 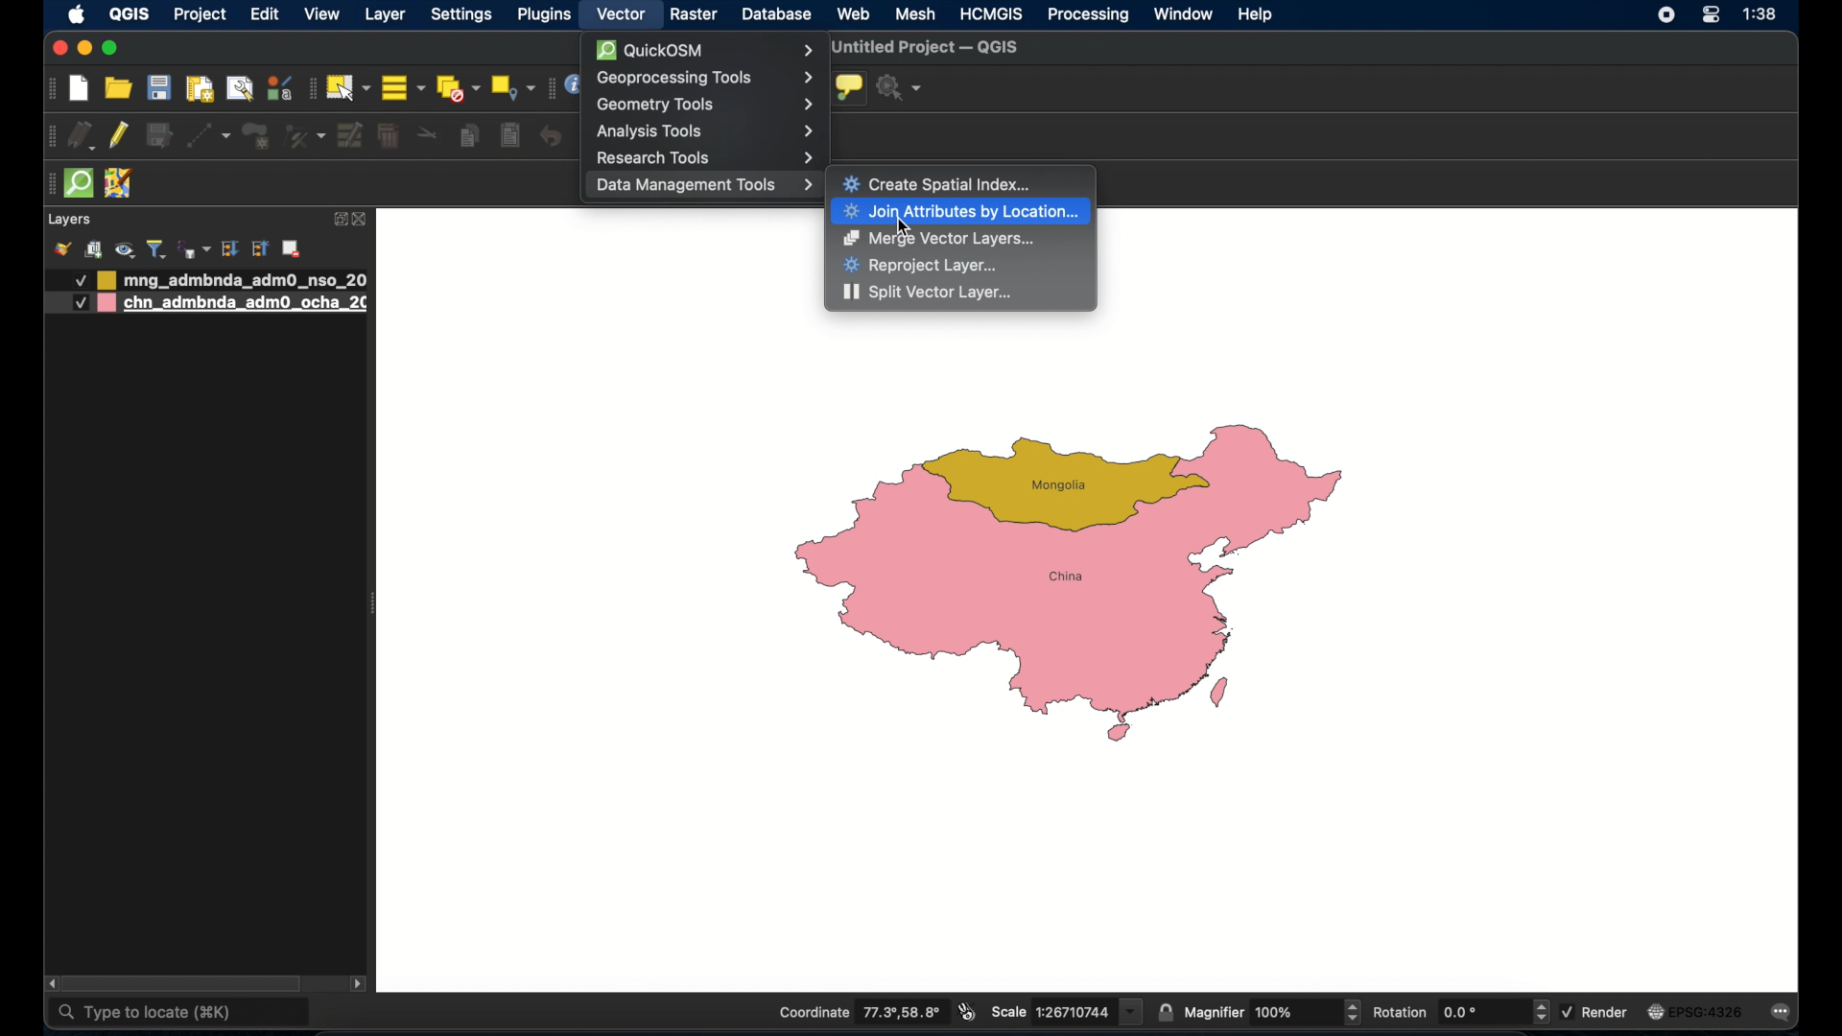 What do you see at coordinates (239, 90) in the screenshot?
I see `show layout manager` at bounding box center [239, 90].